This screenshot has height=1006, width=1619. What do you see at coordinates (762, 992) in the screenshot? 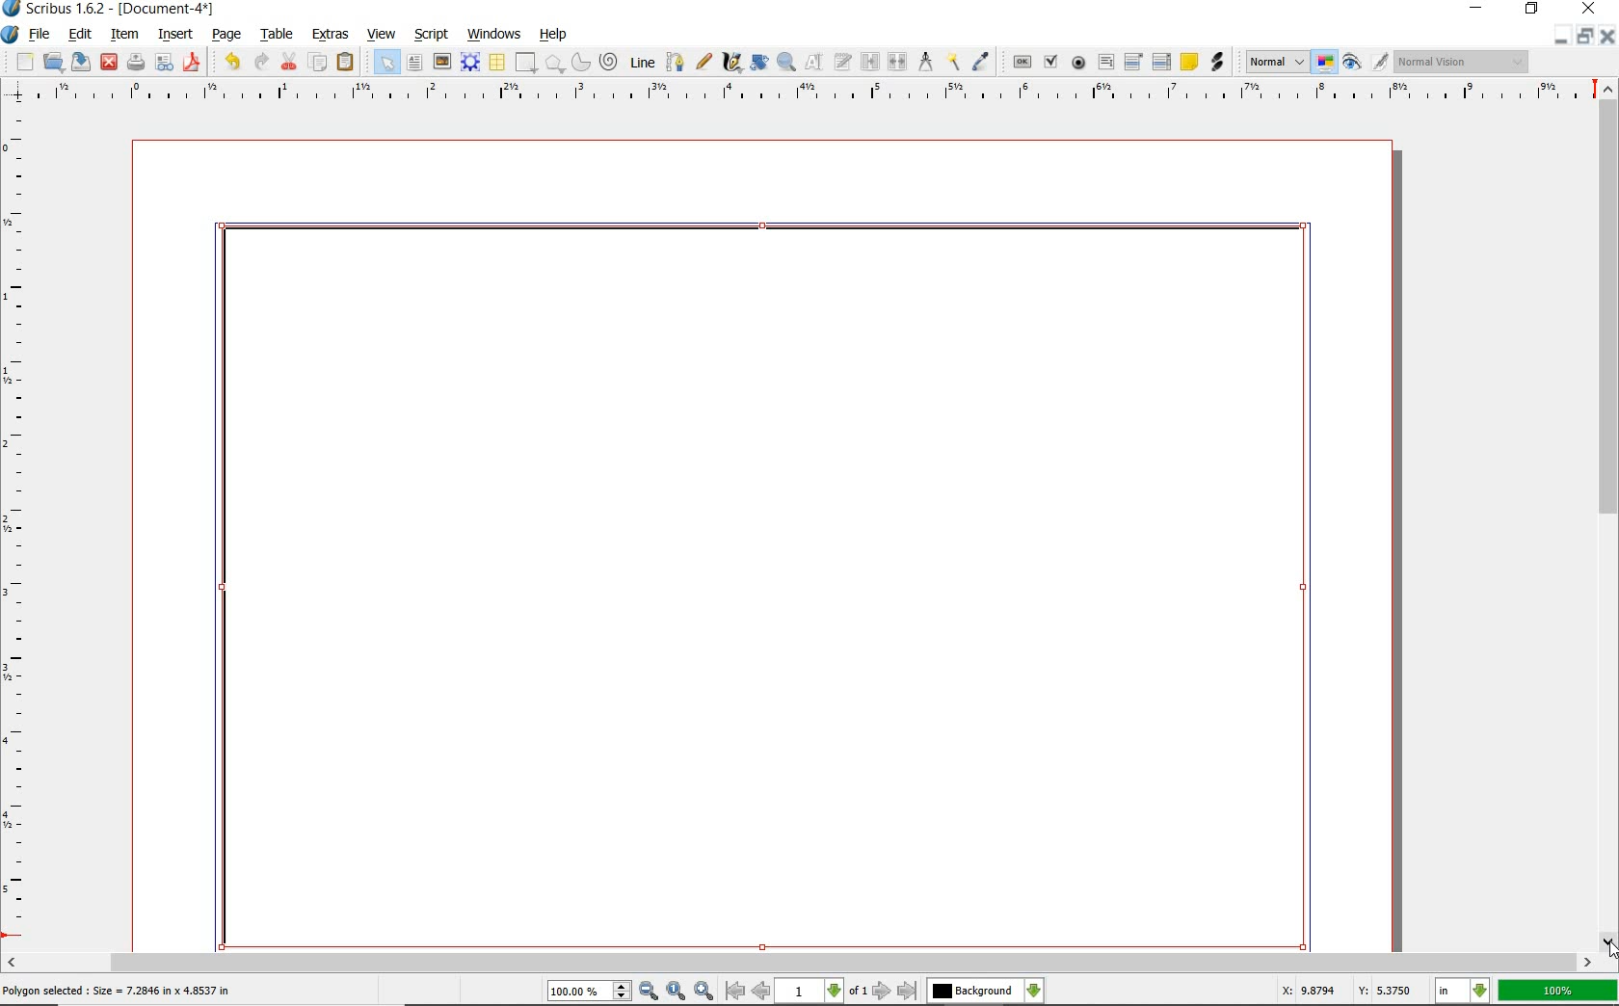
I see `go to previous page` at bounding box center [762, 992].